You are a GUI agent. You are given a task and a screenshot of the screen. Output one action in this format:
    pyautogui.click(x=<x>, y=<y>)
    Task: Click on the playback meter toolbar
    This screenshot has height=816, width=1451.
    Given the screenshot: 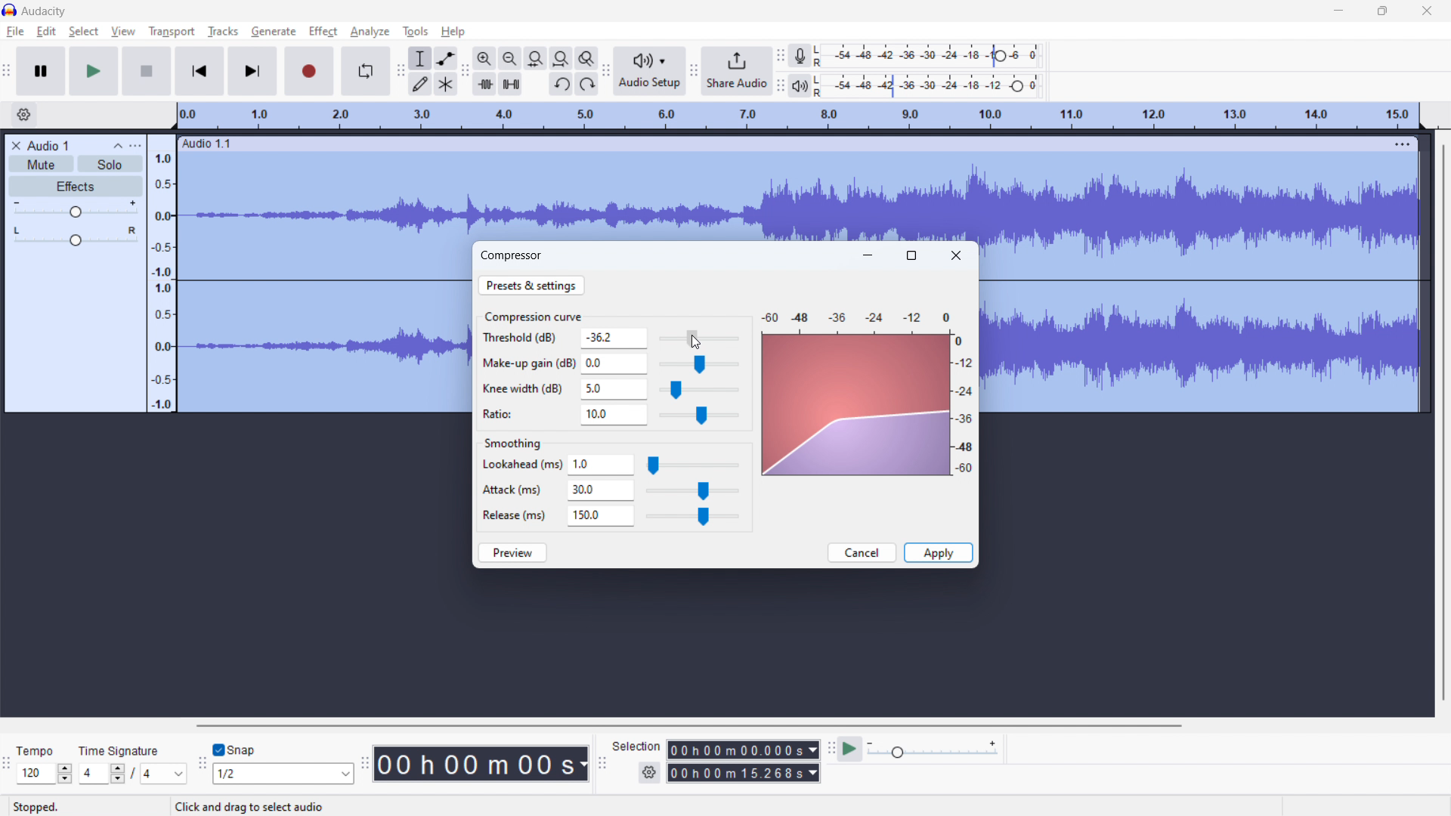 What is the action you would take?
    pyautogui.click(x=781, y=87)
    